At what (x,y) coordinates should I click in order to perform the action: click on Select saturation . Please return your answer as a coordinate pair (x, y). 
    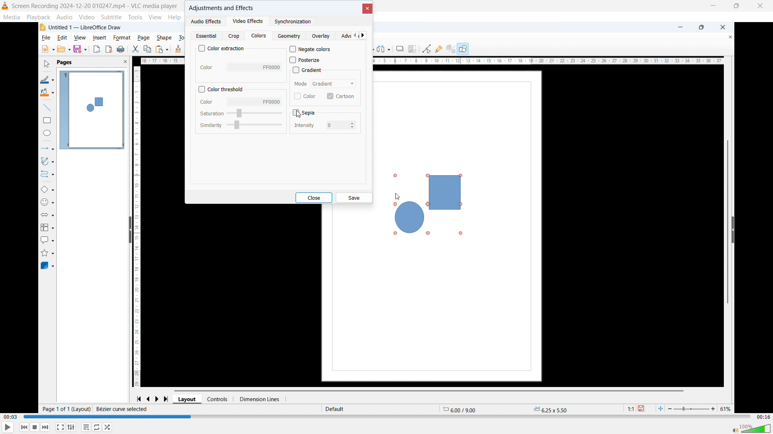
    Looking at the image, I should click on (255, 113).